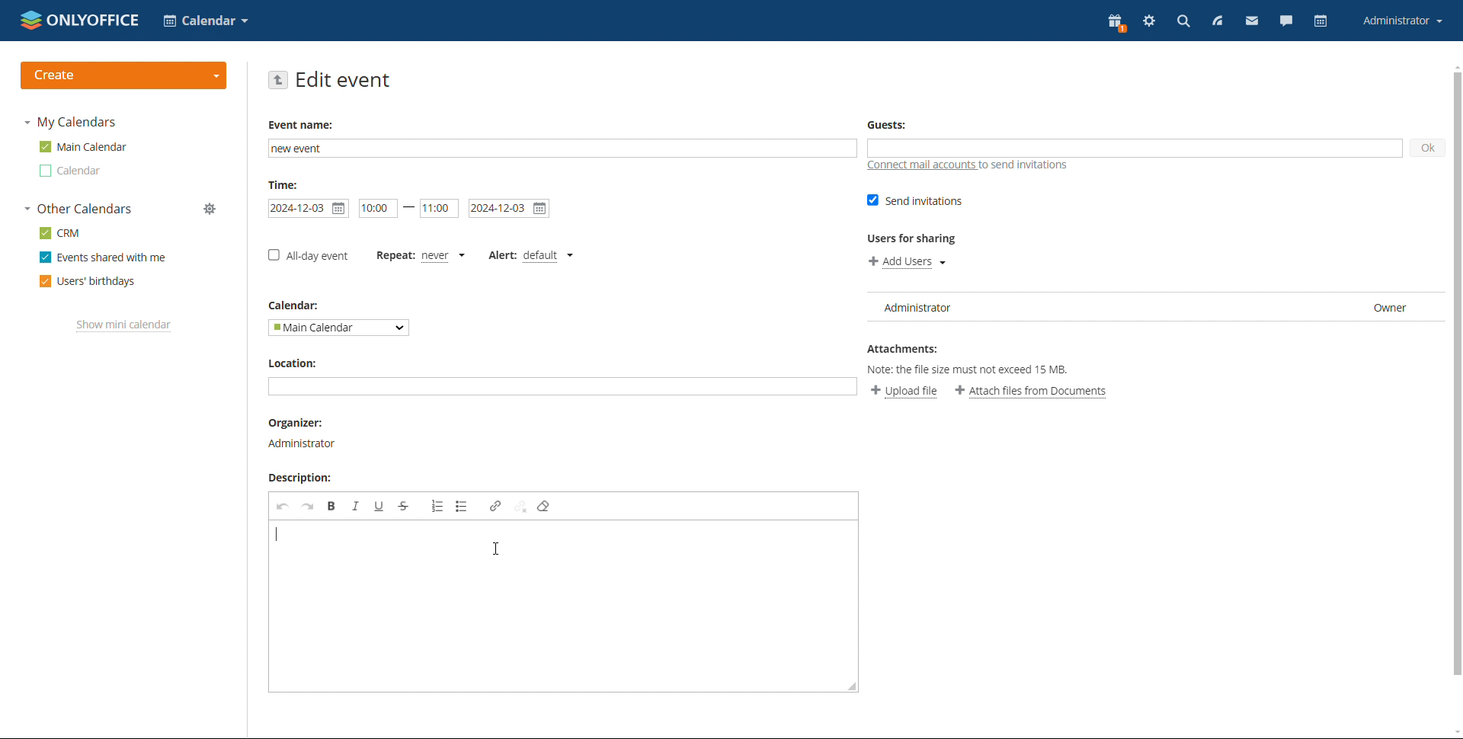 The width and height of the screenshot is (1463, 739). What do you see at coordinates (1151, 307) in the screenshot?
I see `user list` at bounding box center [1151, 307].